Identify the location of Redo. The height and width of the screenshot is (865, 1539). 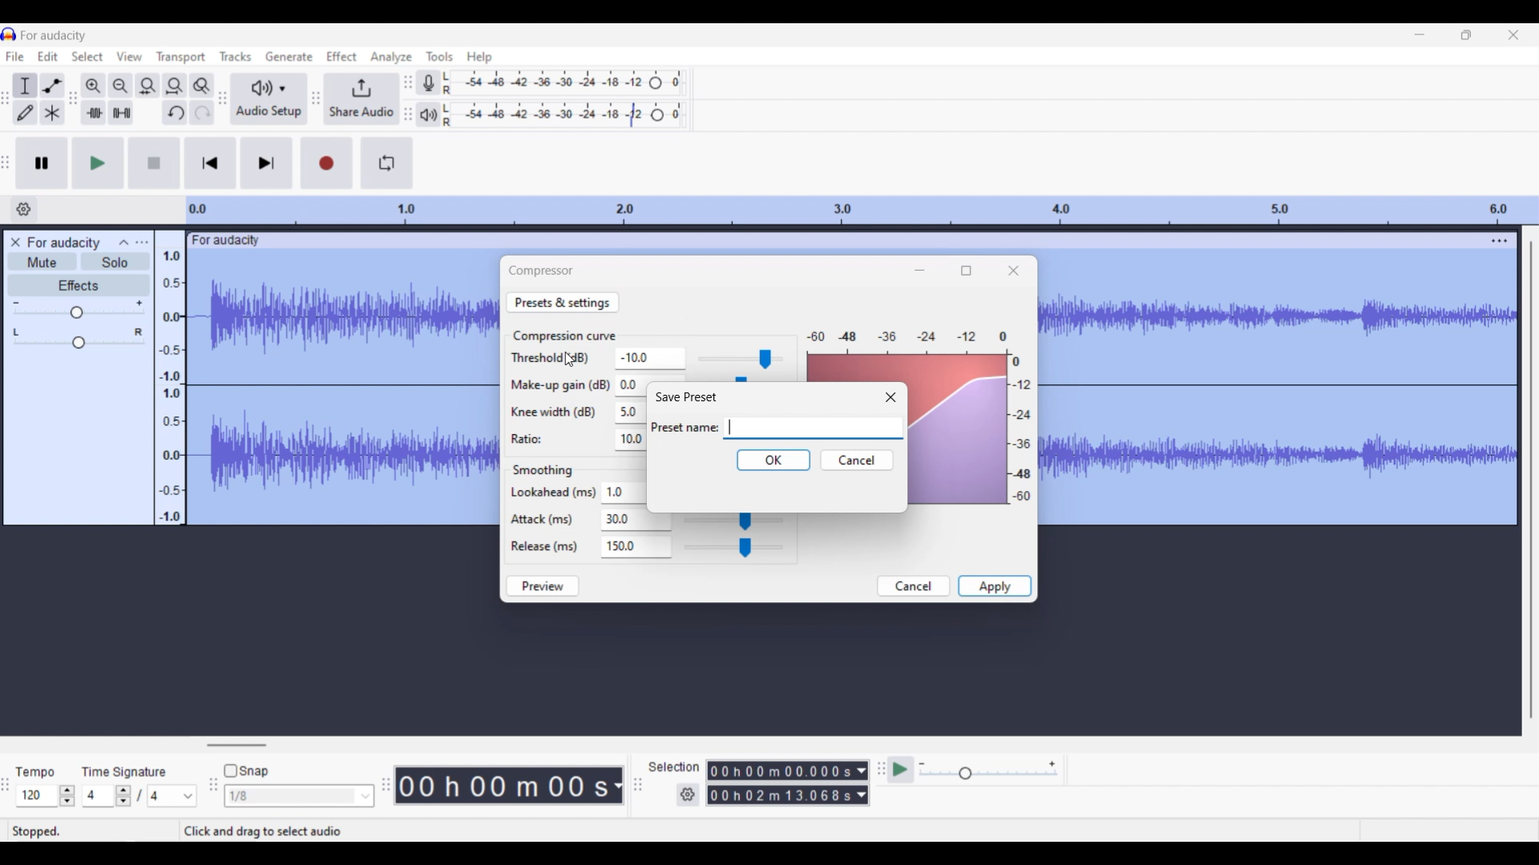
(202, 112).